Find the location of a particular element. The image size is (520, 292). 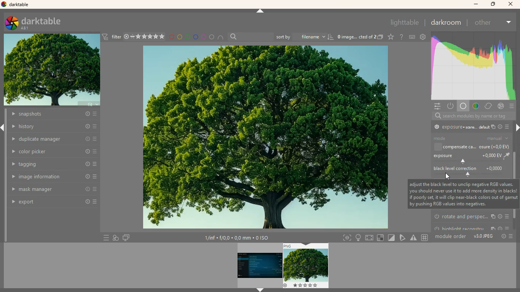

image is located at coordinates (266, 137).